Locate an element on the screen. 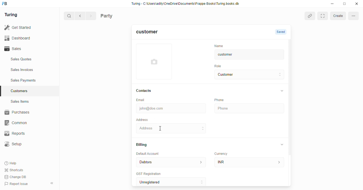  collapse is located at coordinates (281, 91).